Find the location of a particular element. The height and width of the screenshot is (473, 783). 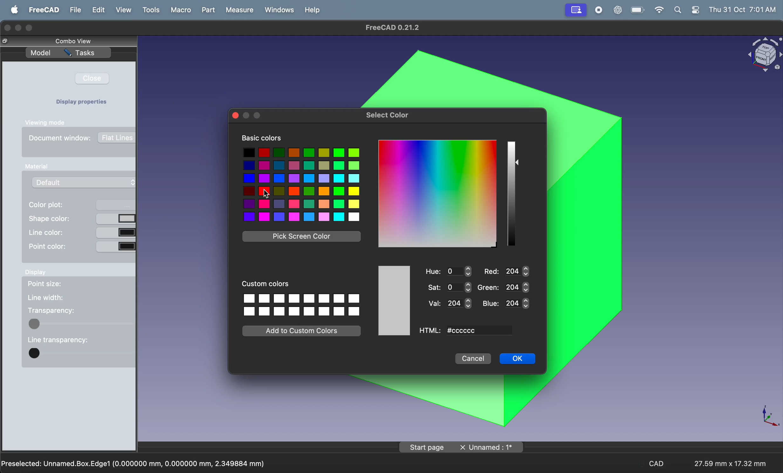

Html is located at coordinates (432, 330).